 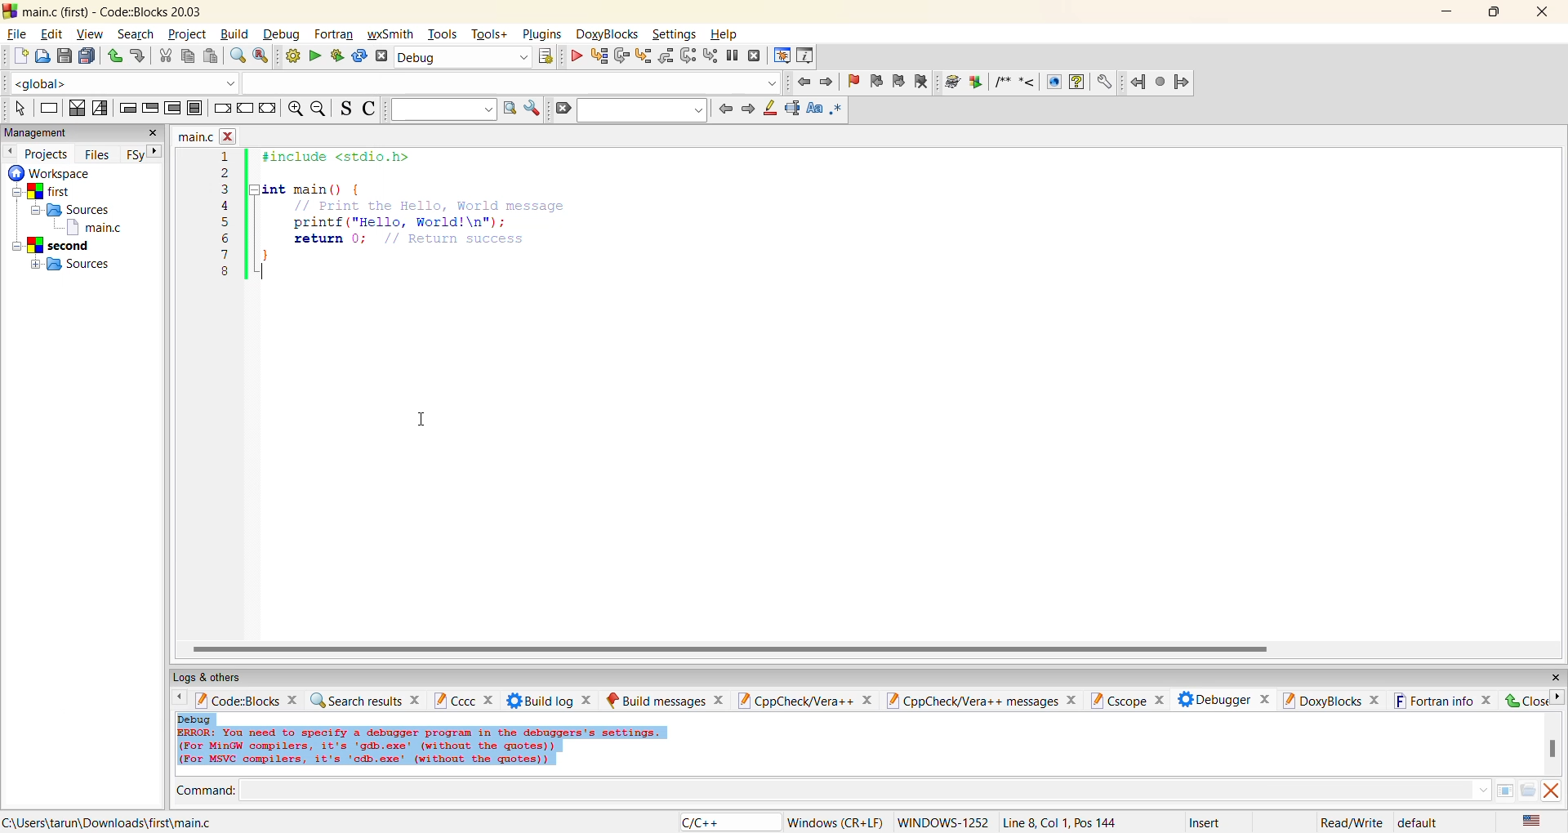 What do you see at coordinates (419, 420) in the screenshot?
I see `cursor` at bounding box center [419, 420].